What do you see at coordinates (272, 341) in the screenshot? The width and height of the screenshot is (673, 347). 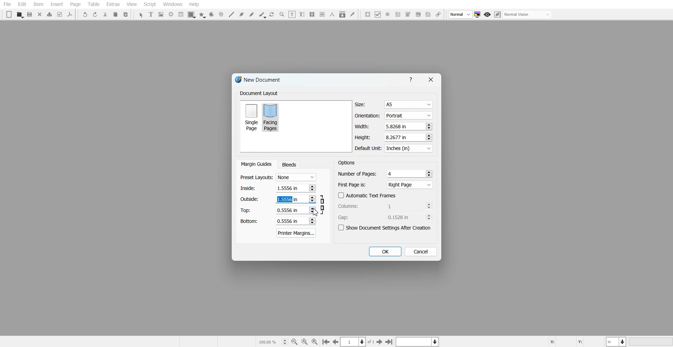 I see `Select current zoom` at bounding box center [272, 341].